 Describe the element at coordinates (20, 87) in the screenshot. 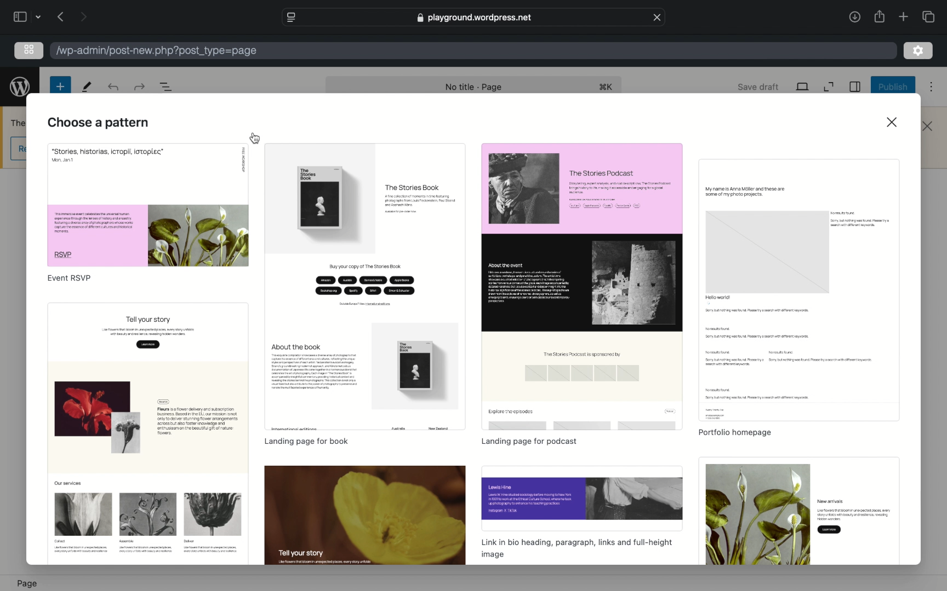

I see `wordpress` at that location.